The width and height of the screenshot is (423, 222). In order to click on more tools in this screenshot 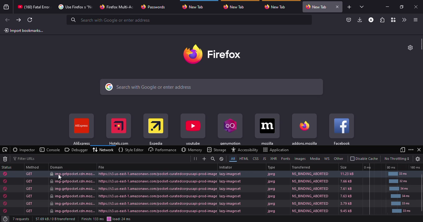, I will do `click(403, 20)`.